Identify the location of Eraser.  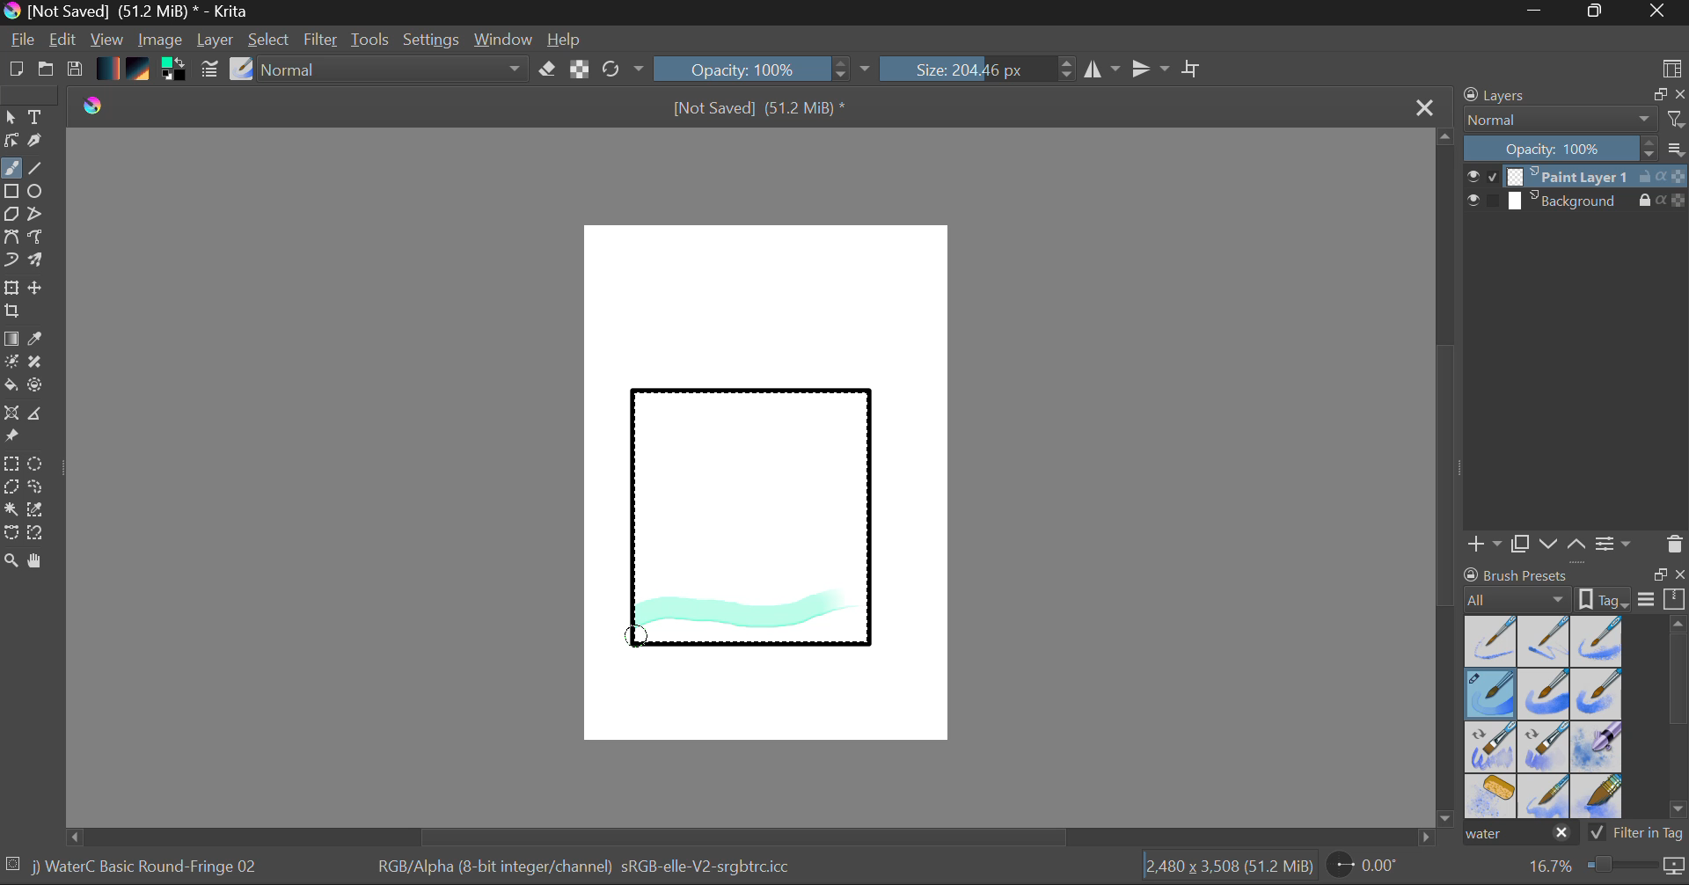
(548, 69).